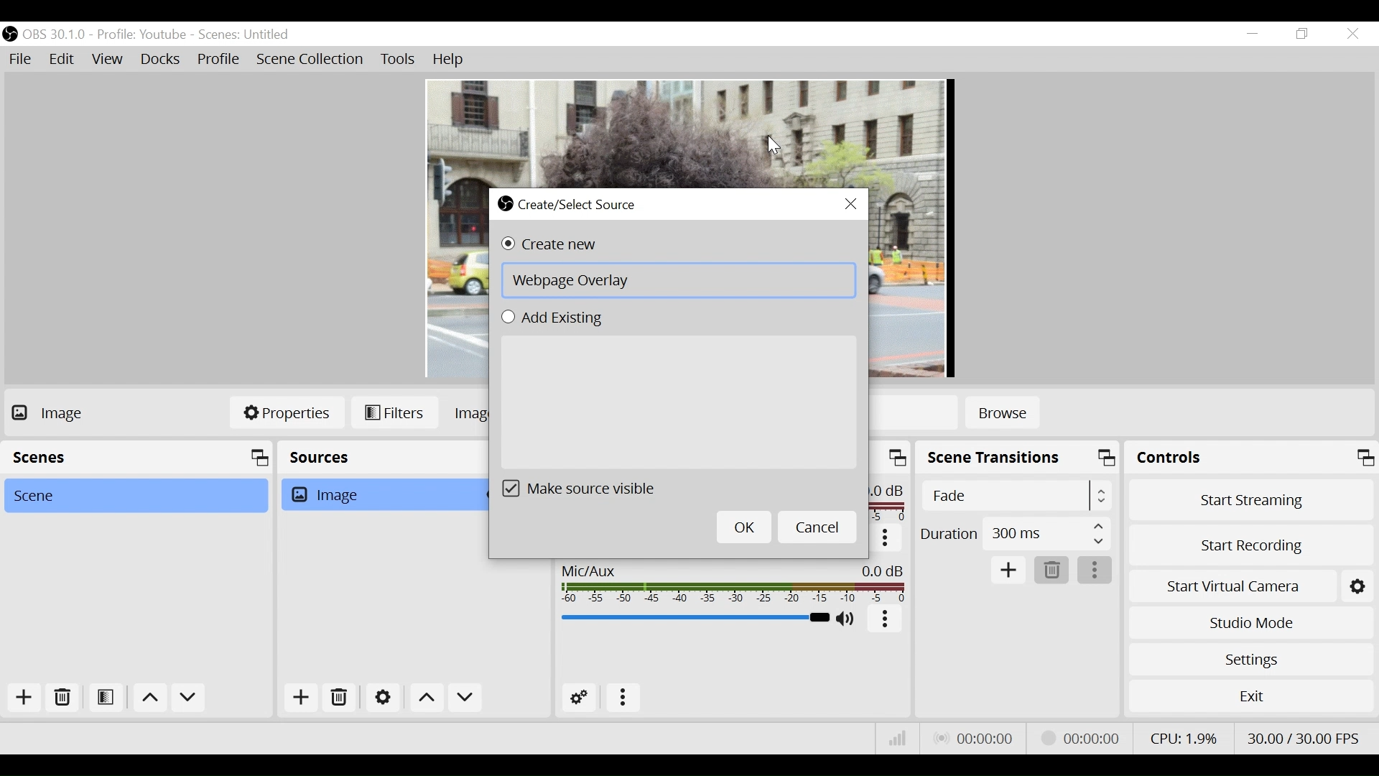 The image size is (1379, 776). What do you see at coordinates (850, 619) in the screenshot?
I see `(un)mute` at bounding box center [850, 619].